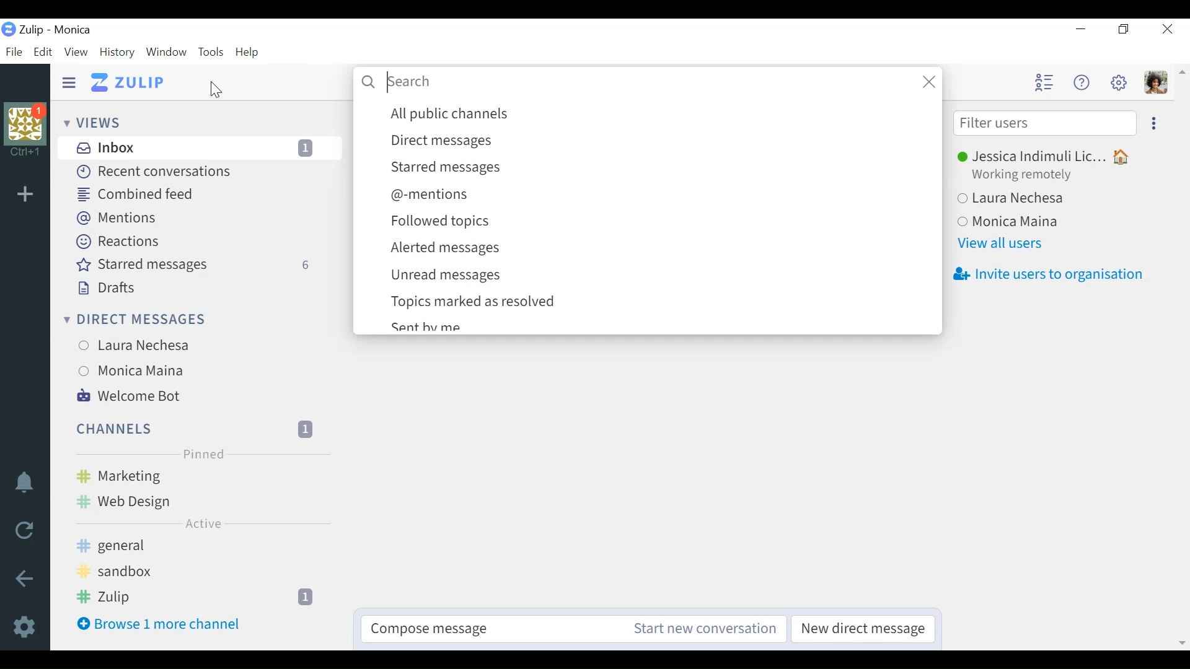 Image resolution: width=1190 pixels, height=669 pixels. Describe the element at coordinates (650, 83) in the screenshot. I see `Search` at that location.